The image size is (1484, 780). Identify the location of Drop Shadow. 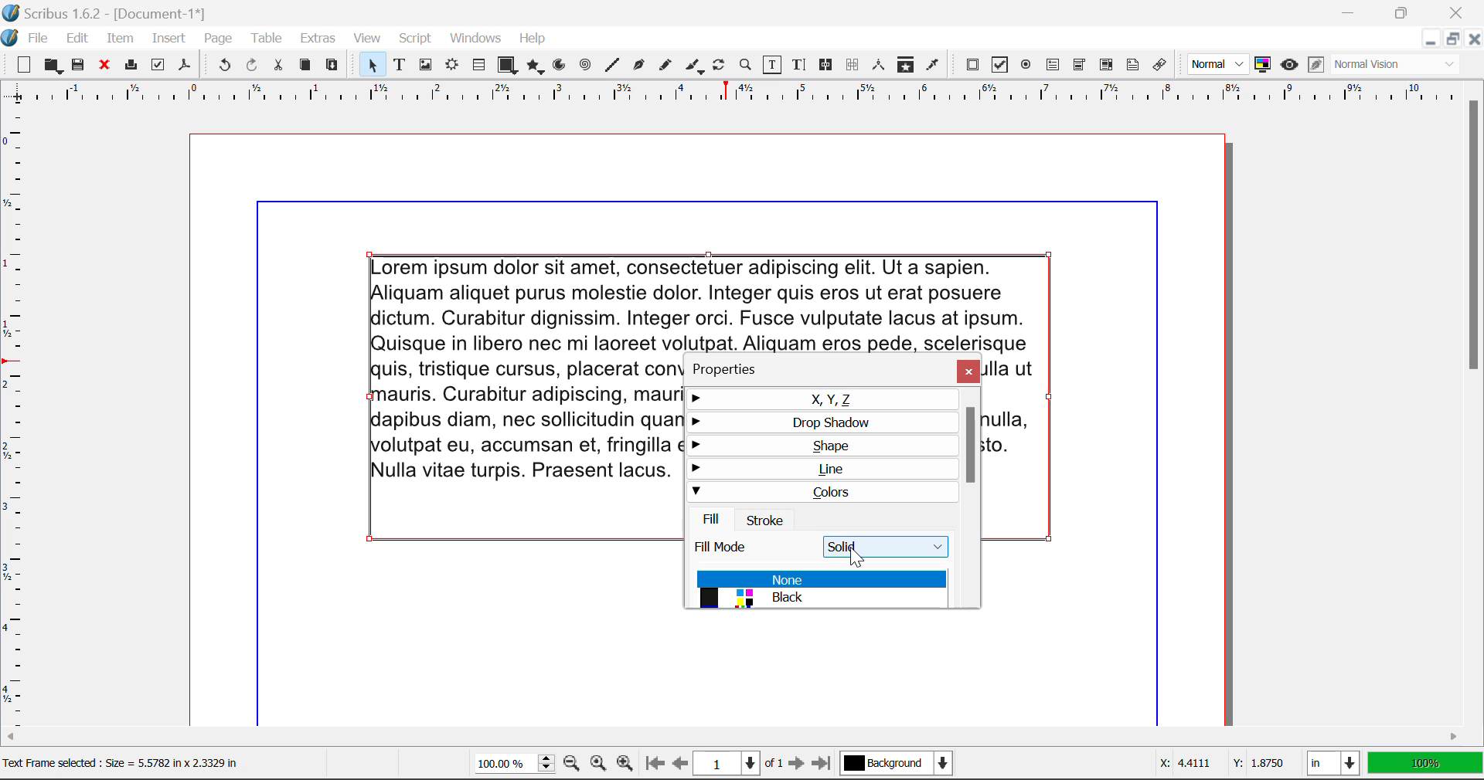
(824, 422).